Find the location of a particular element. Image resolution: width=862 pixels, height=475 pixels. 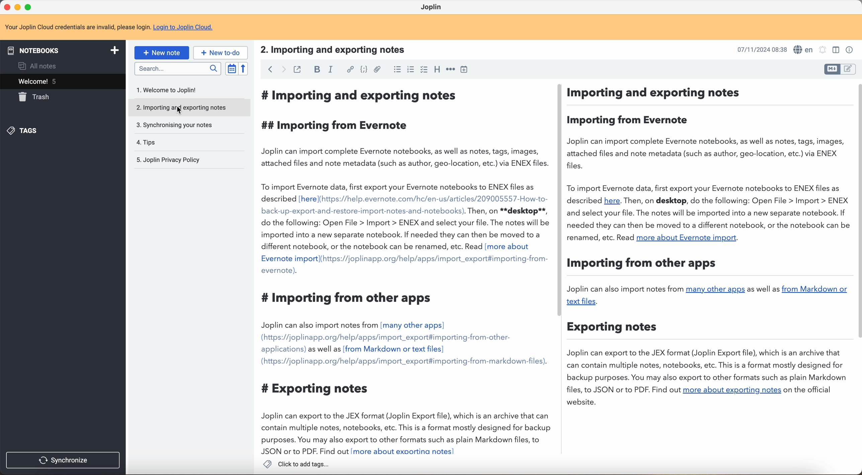

maximize is located at coordinates (28, 6).